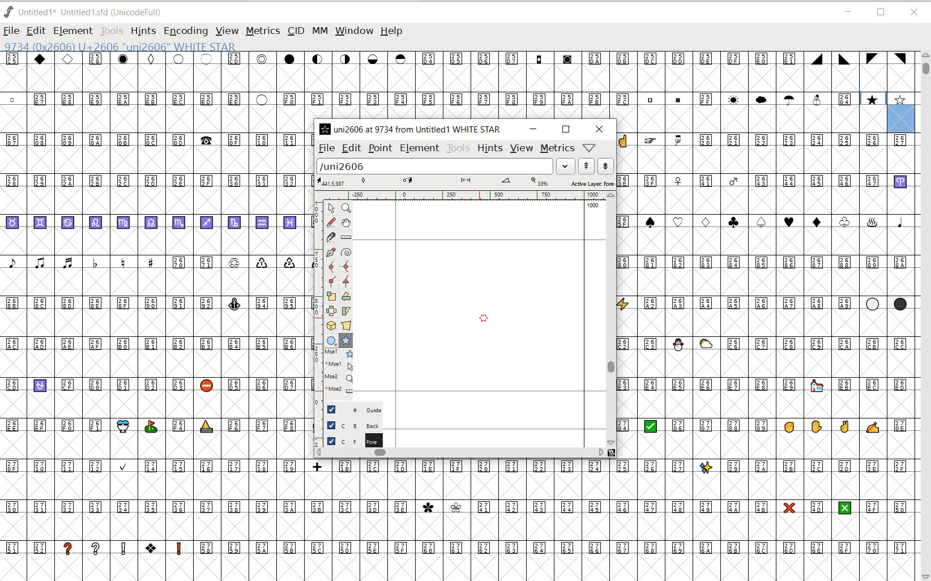  Describe the element at coordinates (596, 165) in the screenshot. I see `show previous/next word list` at that location.